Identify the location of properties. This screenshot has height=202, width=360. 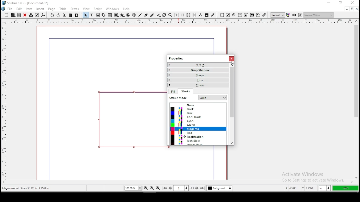
(176, 58).